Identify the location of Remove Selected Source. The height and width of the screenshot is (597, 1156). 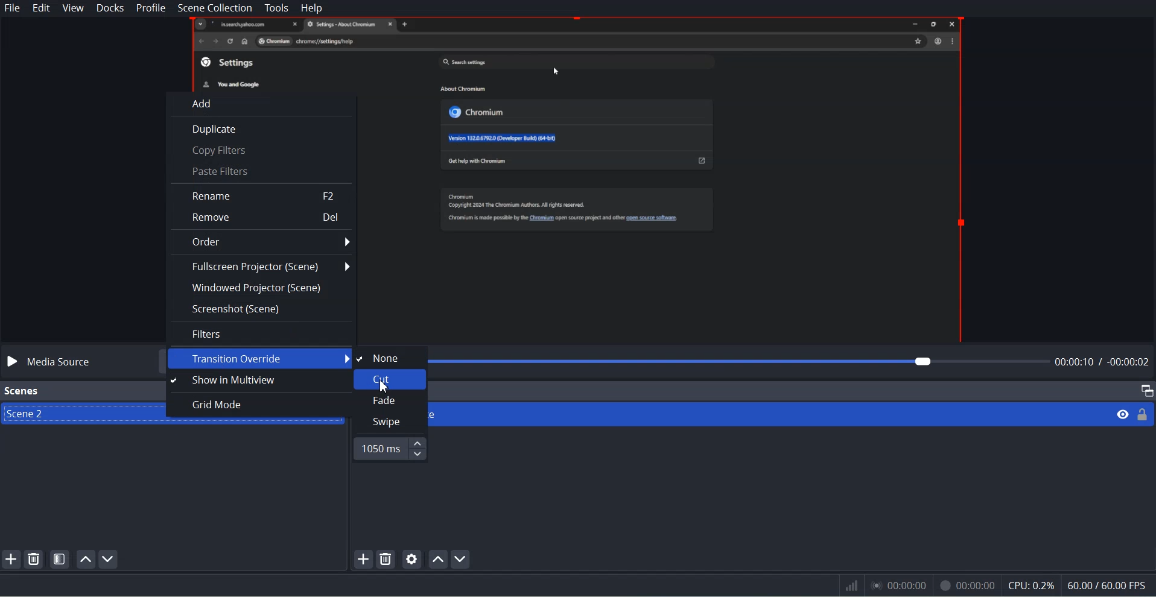
(386, 559).